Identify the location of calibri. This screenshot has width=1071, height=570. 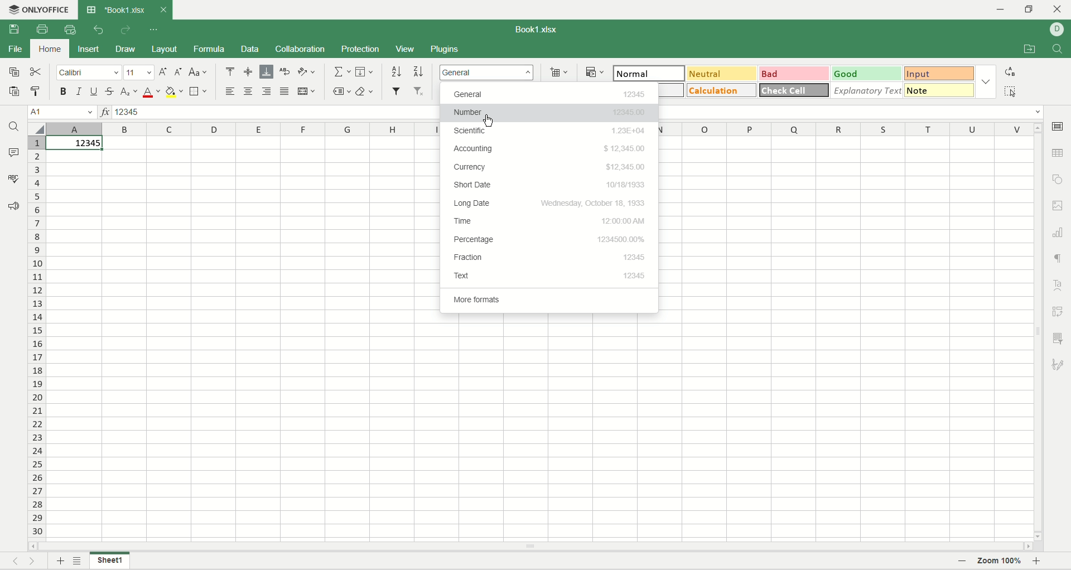
(91, 73).